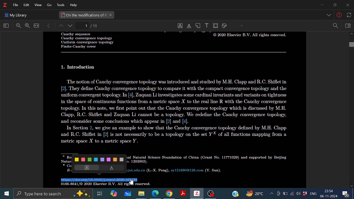 This screenshot has height=199, width=354. I want to click on , so click(48, 5).